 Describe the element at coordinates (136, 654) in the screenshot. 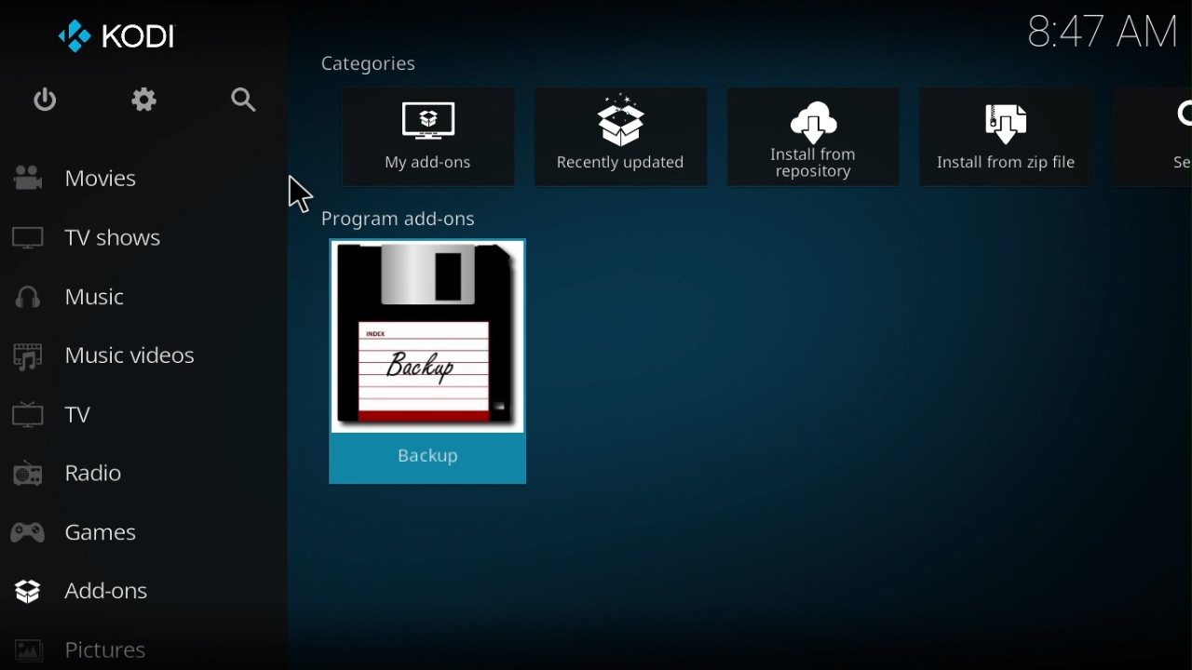

I see `pictures` at that location.